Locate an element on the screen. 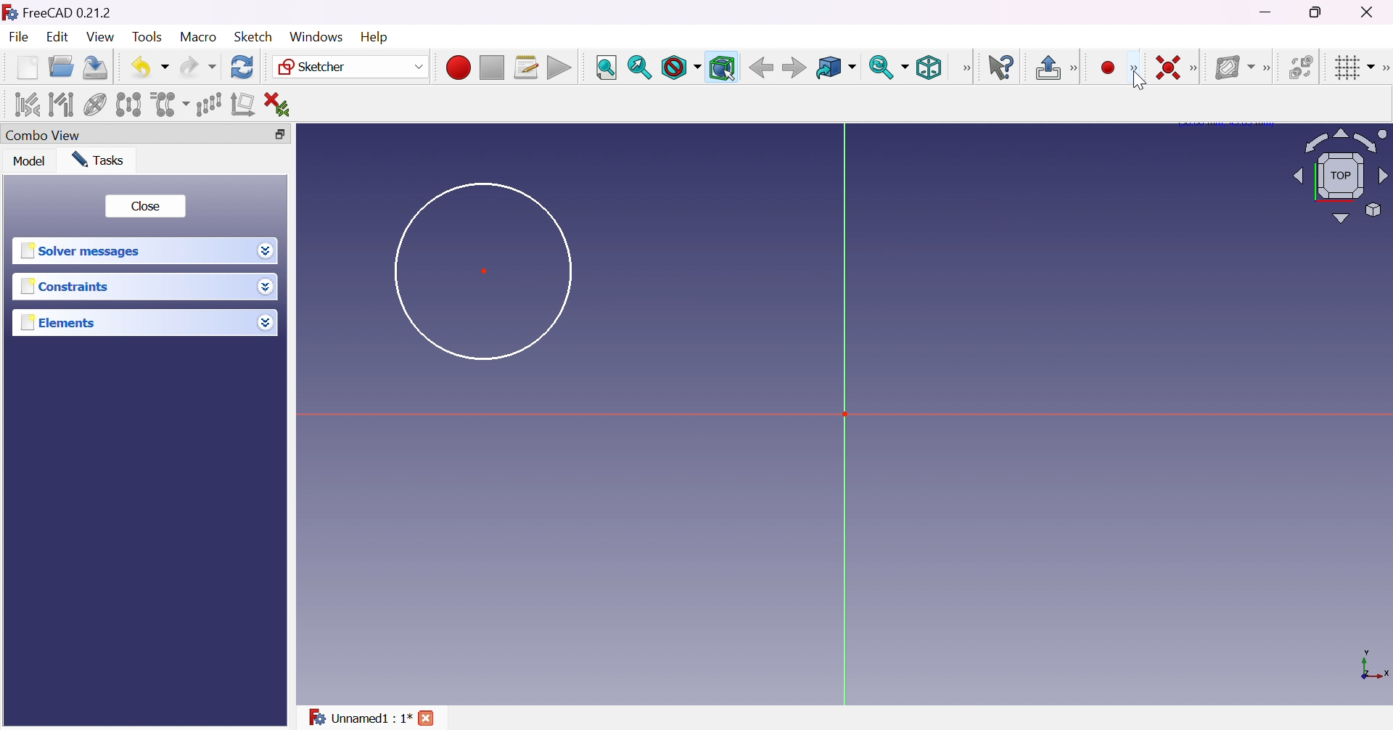 The height and width of the screenshot is (730, 1393). Rectangular array is located at coordinates (208, 103).